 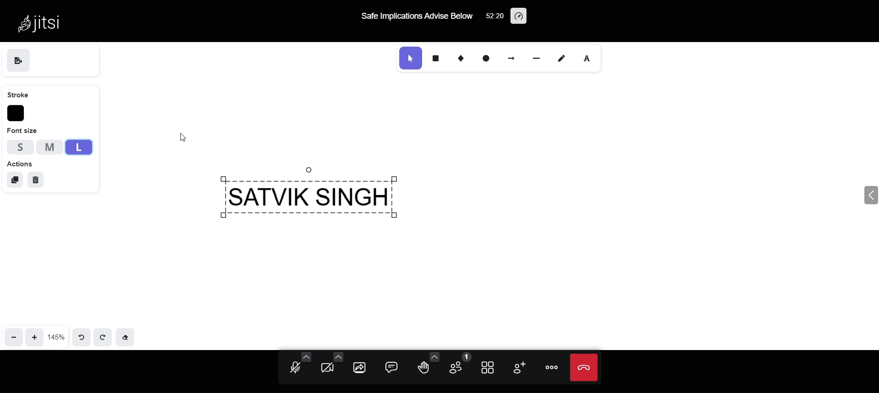 What do you see at coordinates (857, 197) in the screenshot?
I see `expand` at bounding box center [857, 197].